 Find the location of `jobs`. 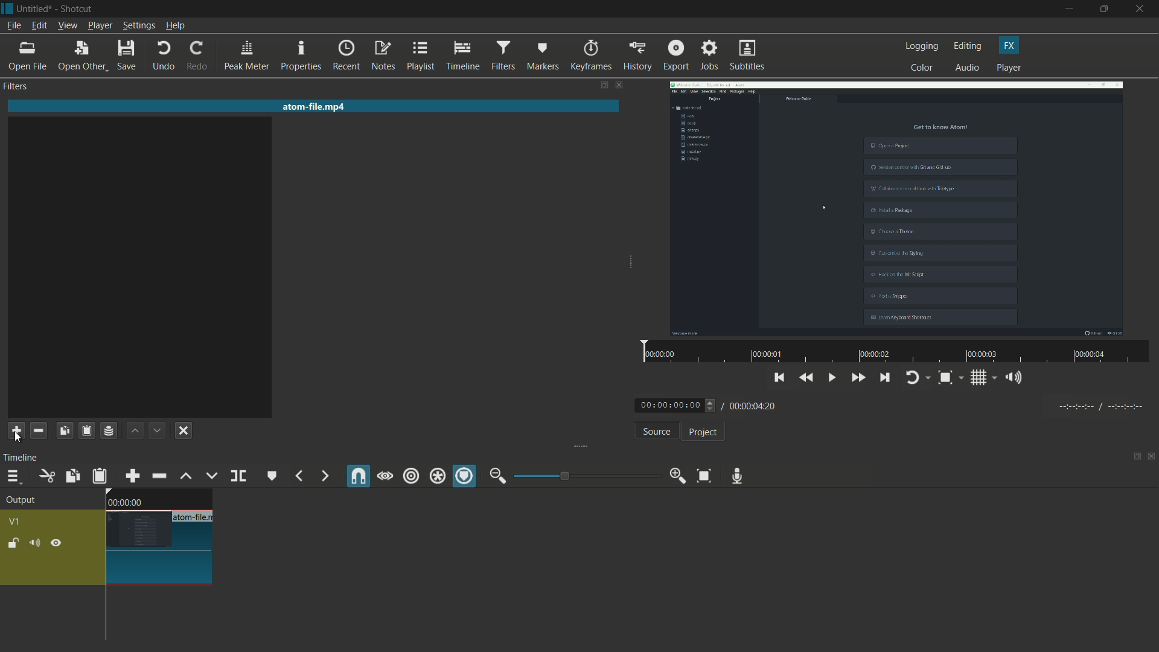

jobs is located at coordinates (709, 56).